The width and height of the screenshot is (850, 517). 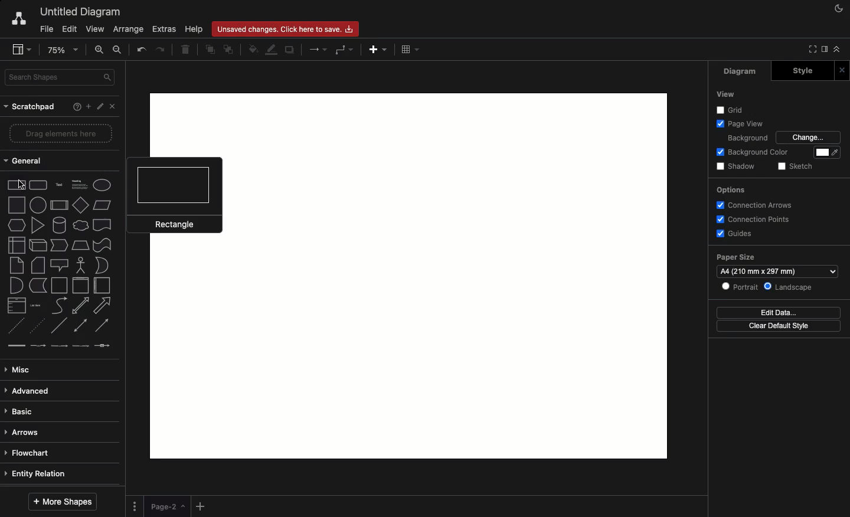 What do you see at coordinates (74, 107) in the screenshot?
I see `Help` at bounding box center [74, 107].